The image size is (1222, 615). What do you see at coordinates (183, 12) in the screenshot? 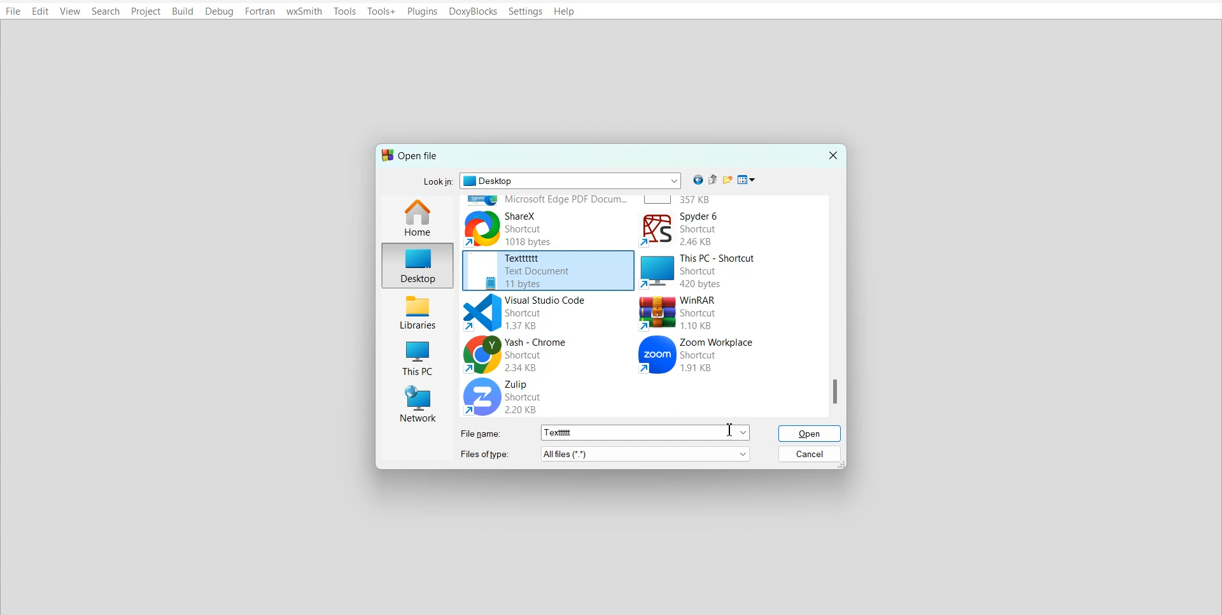
I see `Build` at bounding box center [183, 12].